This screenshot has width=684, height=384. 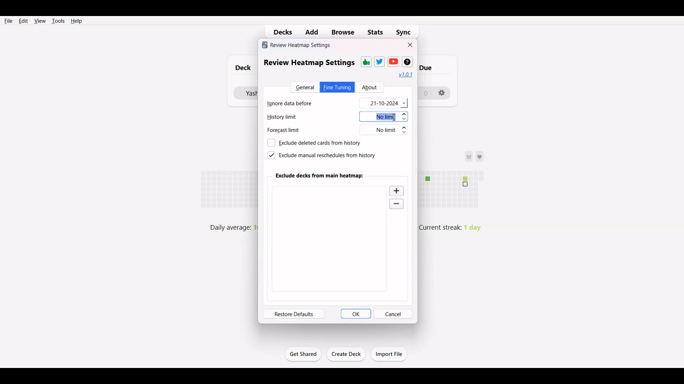 What do you see at coordinates (410, 45) in the screenshot?
I see `Close` at bounding box center [410, 45].